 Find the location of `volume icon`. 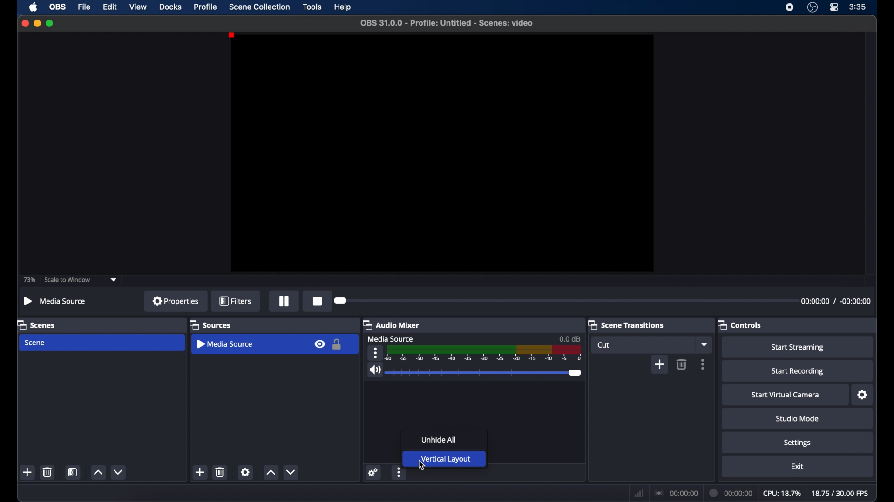

volume icon is located at coordinates (374, 370).